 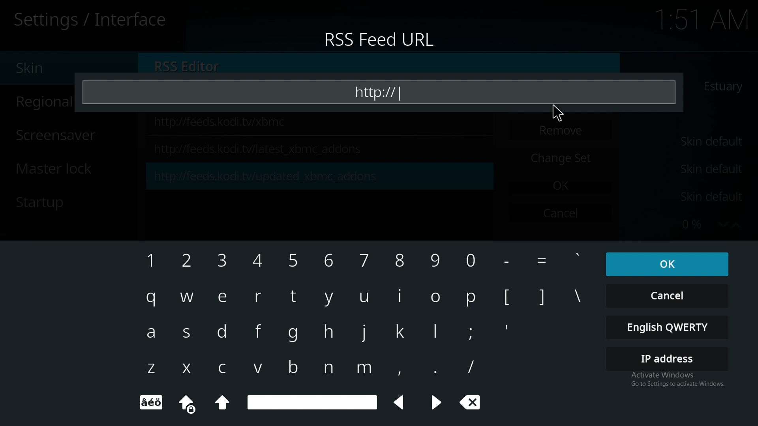 I want to click on keyboard Input, so click(x=329, y=366).